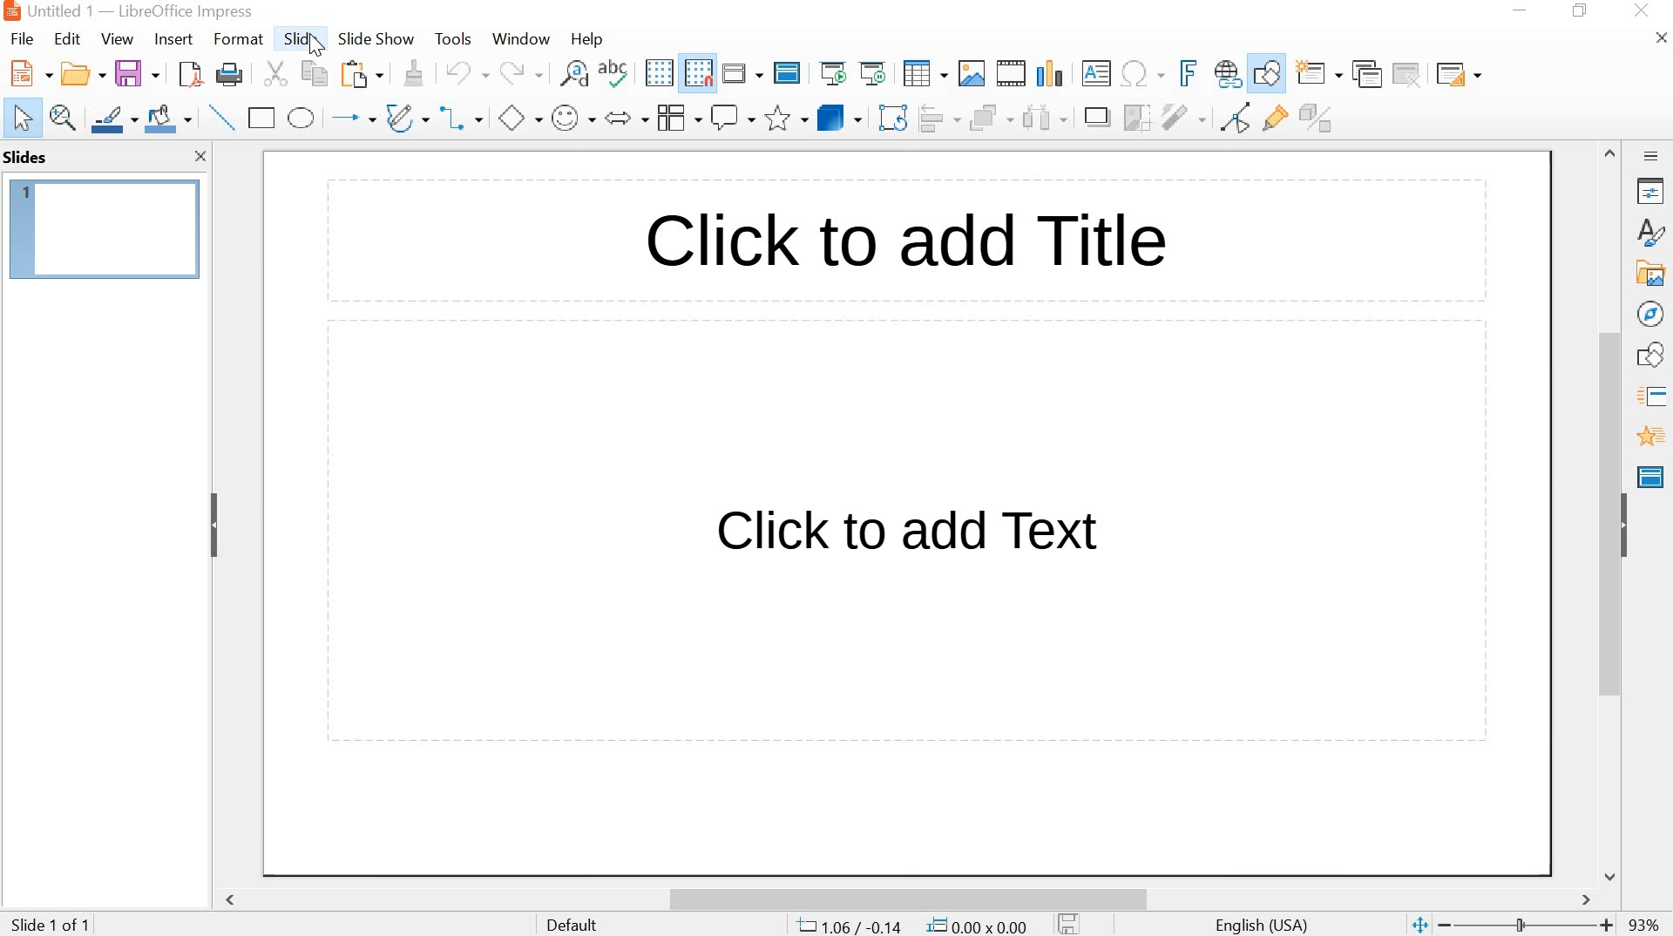  Describe the element at coordinates (1182, 118) in the screenshot. I see `Filter` at that location.